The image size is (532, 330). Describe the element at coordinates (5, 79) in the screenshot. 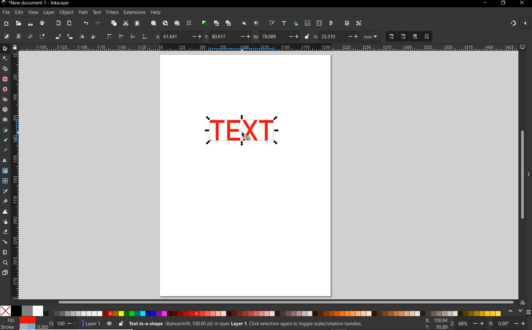

I see `rectangle tool` at that location.